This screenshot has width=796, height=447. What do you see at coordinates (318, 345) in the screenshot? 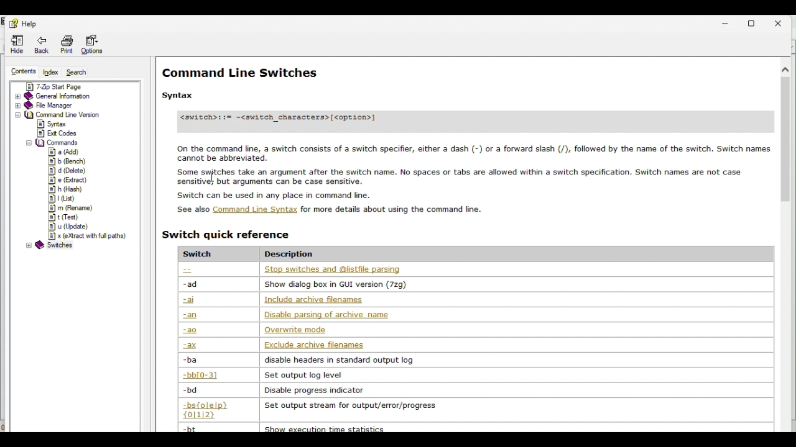
I see `output log` at bounding box center [318, 345].